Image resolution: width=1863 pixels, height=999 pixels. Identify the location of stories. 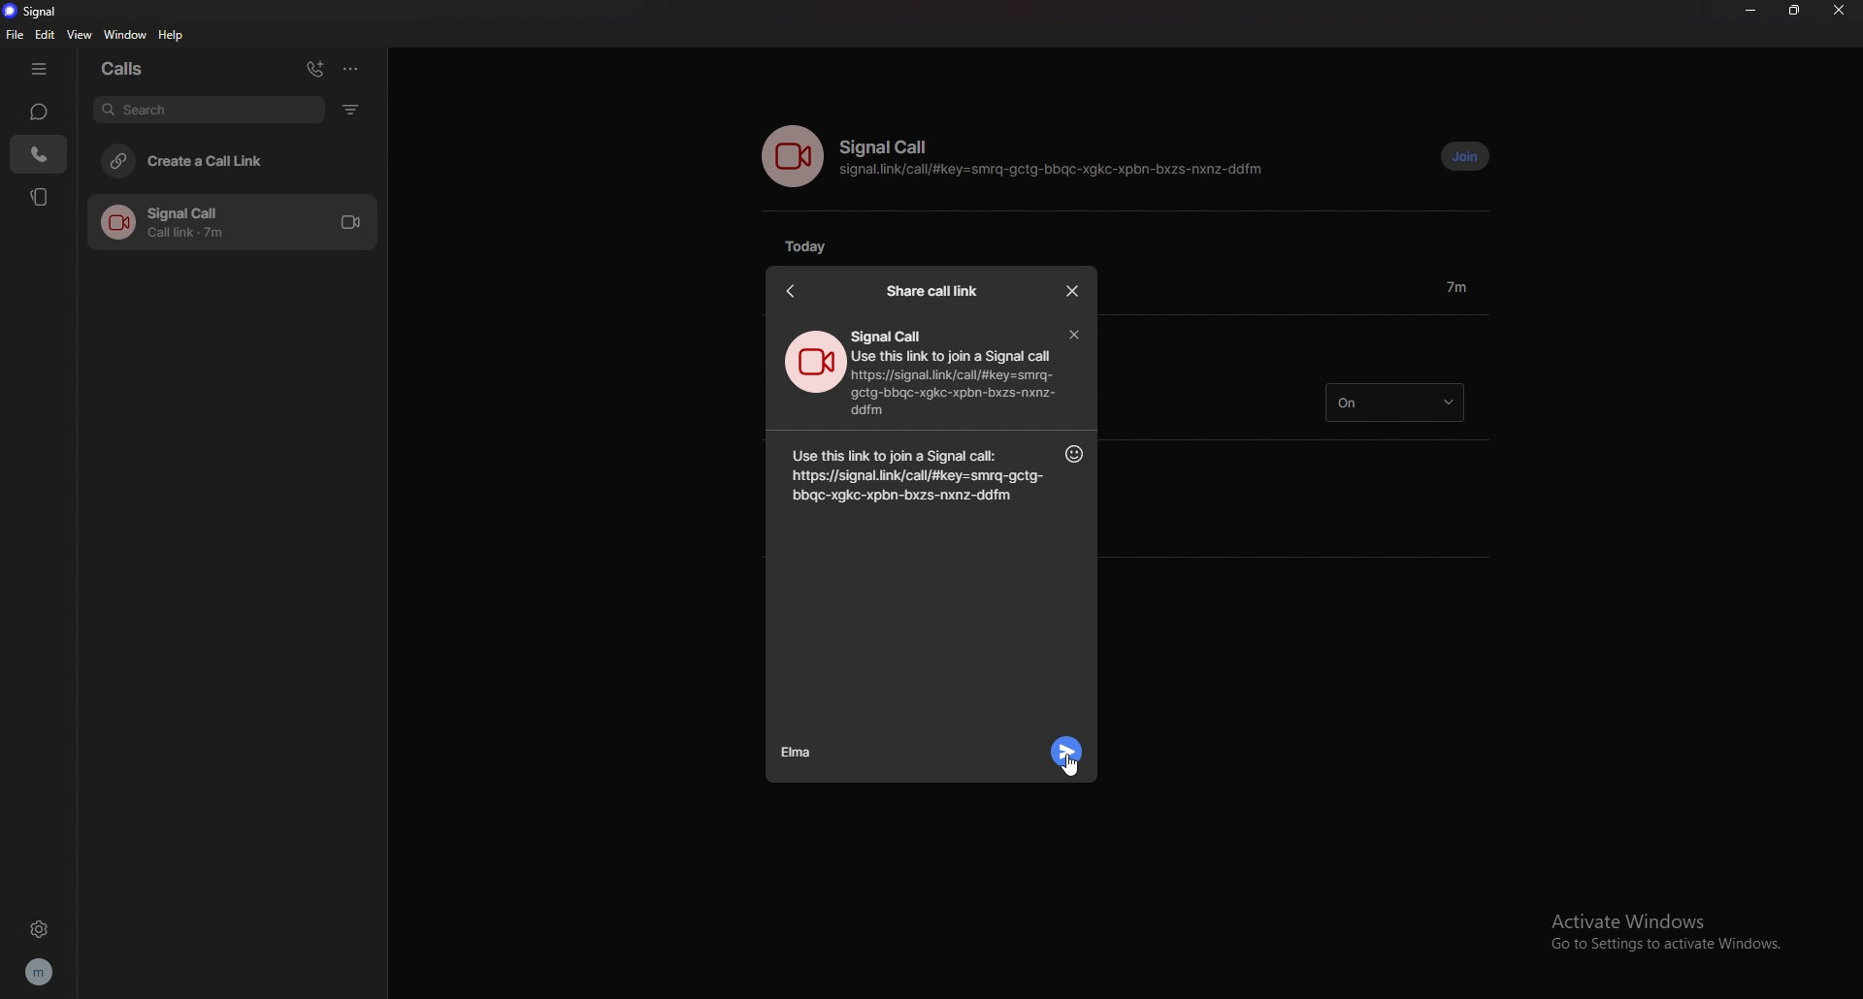
(42, 196).